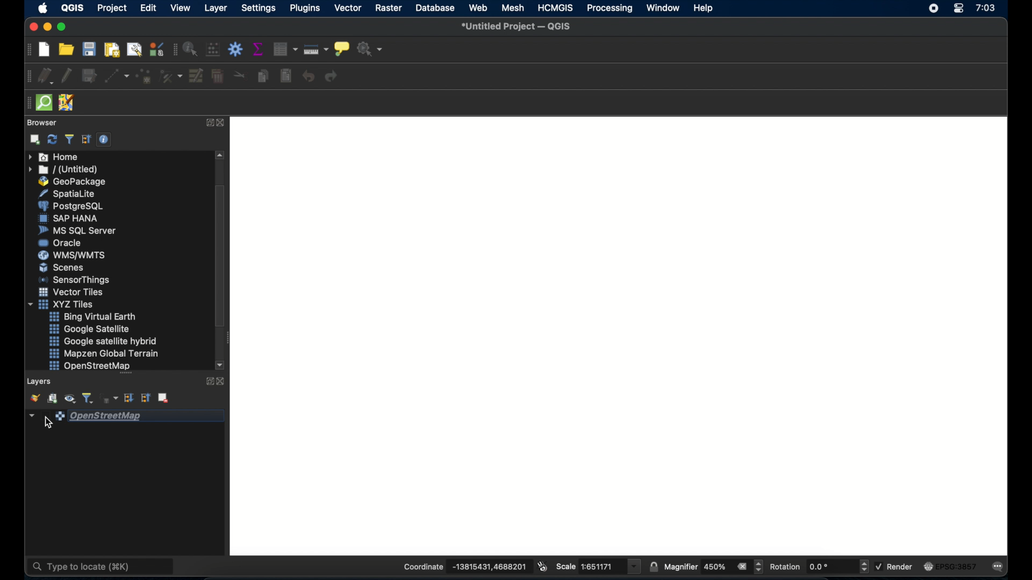  I want to click on layer, so click(216, 9).